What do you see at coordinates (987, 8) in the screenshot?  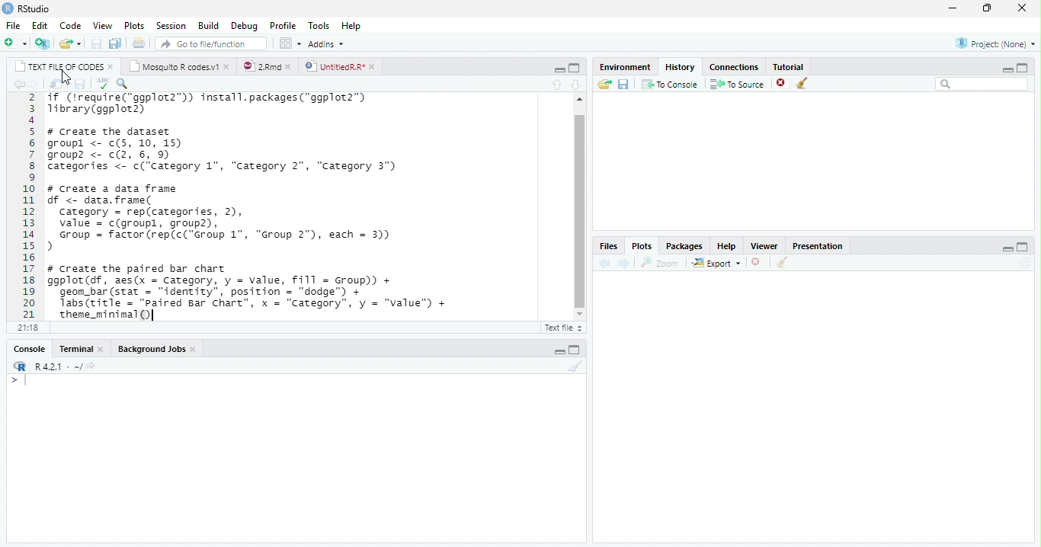 I see `maximize` at bounding box center [987, 8].